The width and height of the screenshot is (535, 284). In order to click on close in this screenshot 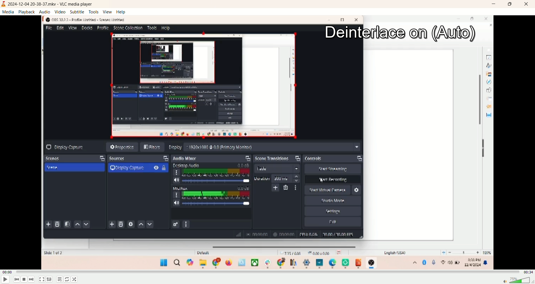, I will do `click(524, 5)`.